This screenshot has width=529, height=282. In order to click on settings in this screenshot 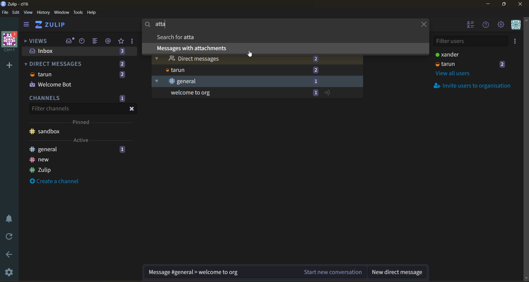, I will do `click(501, 25)`.